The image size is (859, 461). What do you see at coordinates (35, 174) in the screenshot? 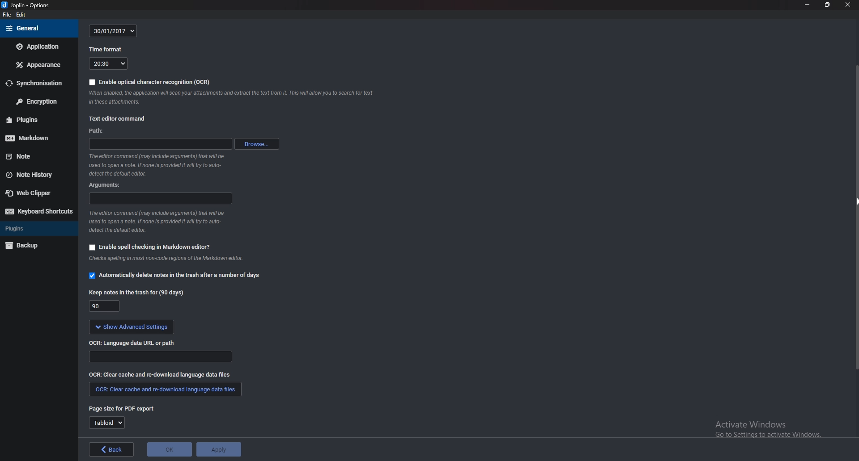
I see `Note history` at bounding box center [35, 174].